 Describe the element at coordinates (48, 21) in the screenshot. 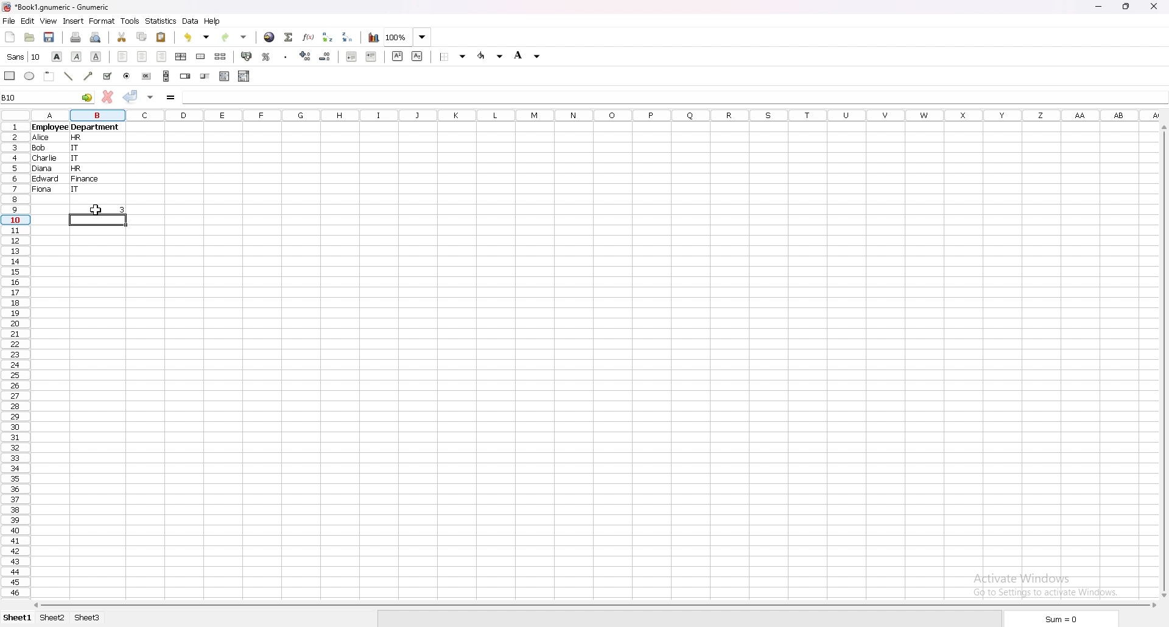

I see `view` at that location.